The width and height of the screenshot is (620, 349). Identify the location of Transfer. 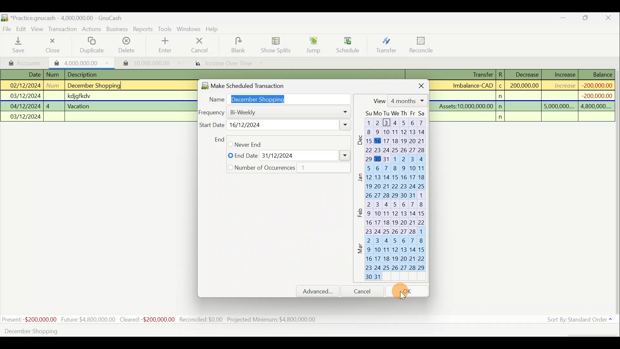
(386, 45).